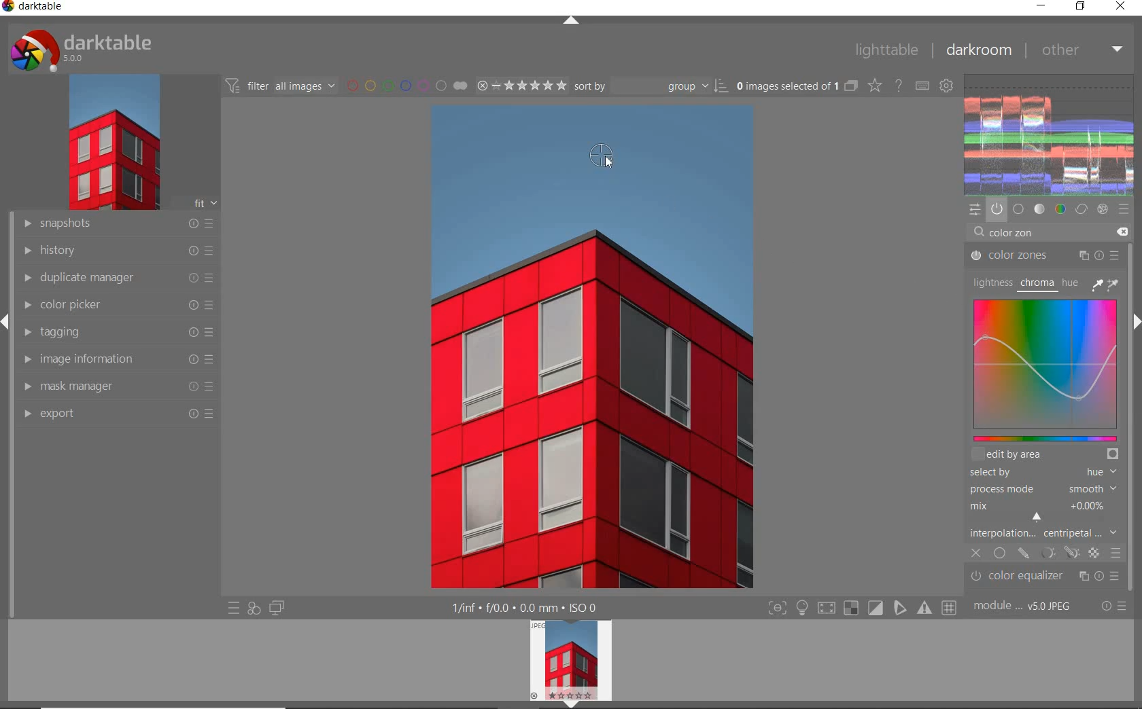 This screenshot has width=1142, height=709. Describe the element at coordinates (885, 50) in the screenshot. I see `lighttable` at that location.